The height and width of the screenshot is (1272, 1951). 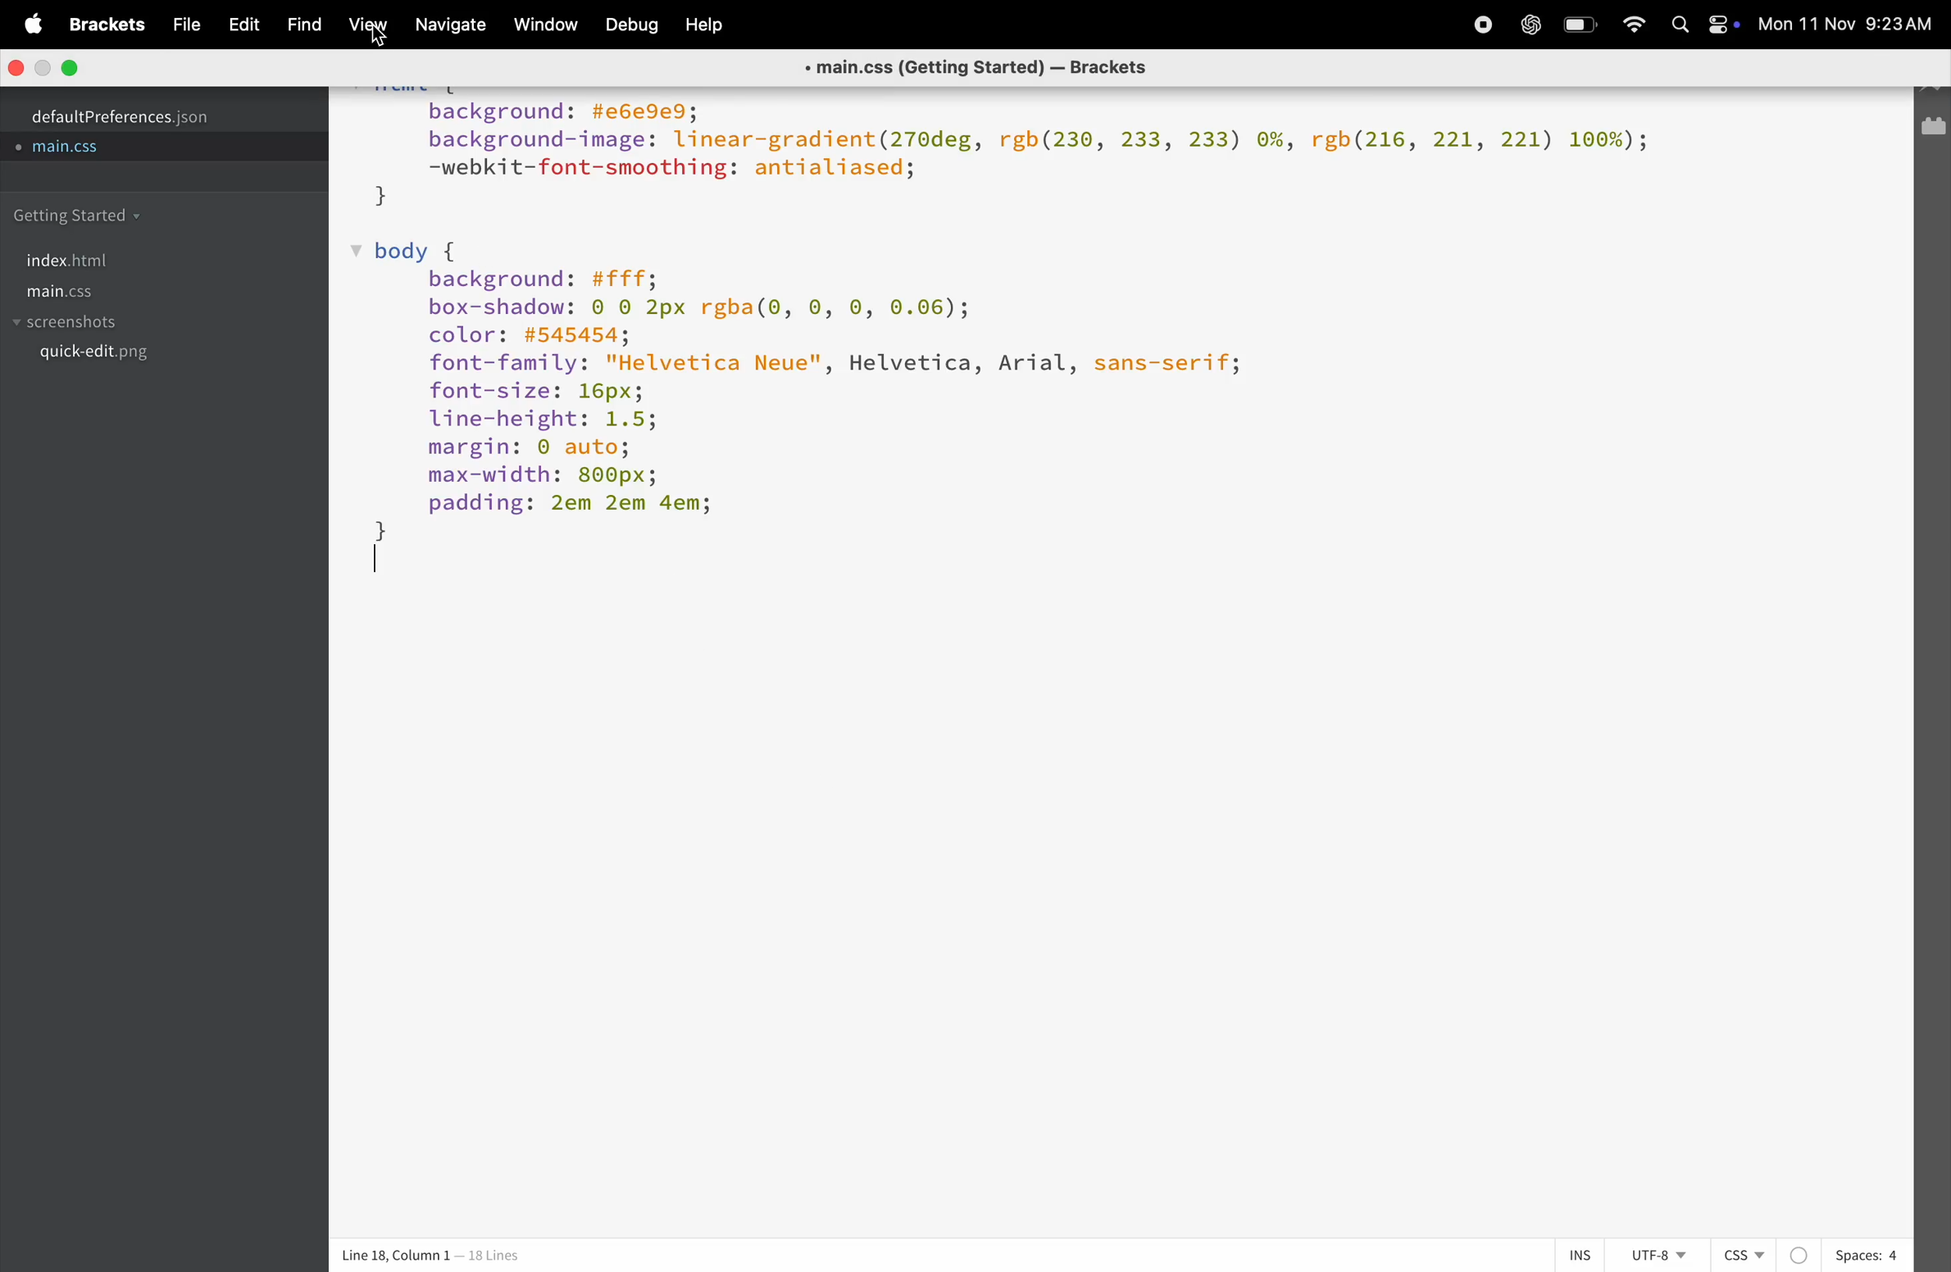 I want to click on navigate, so click(x=447, y=25).